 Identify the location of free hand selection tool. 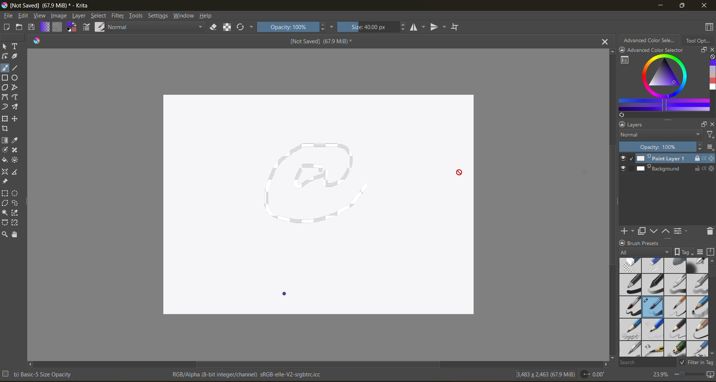
(15, 203).